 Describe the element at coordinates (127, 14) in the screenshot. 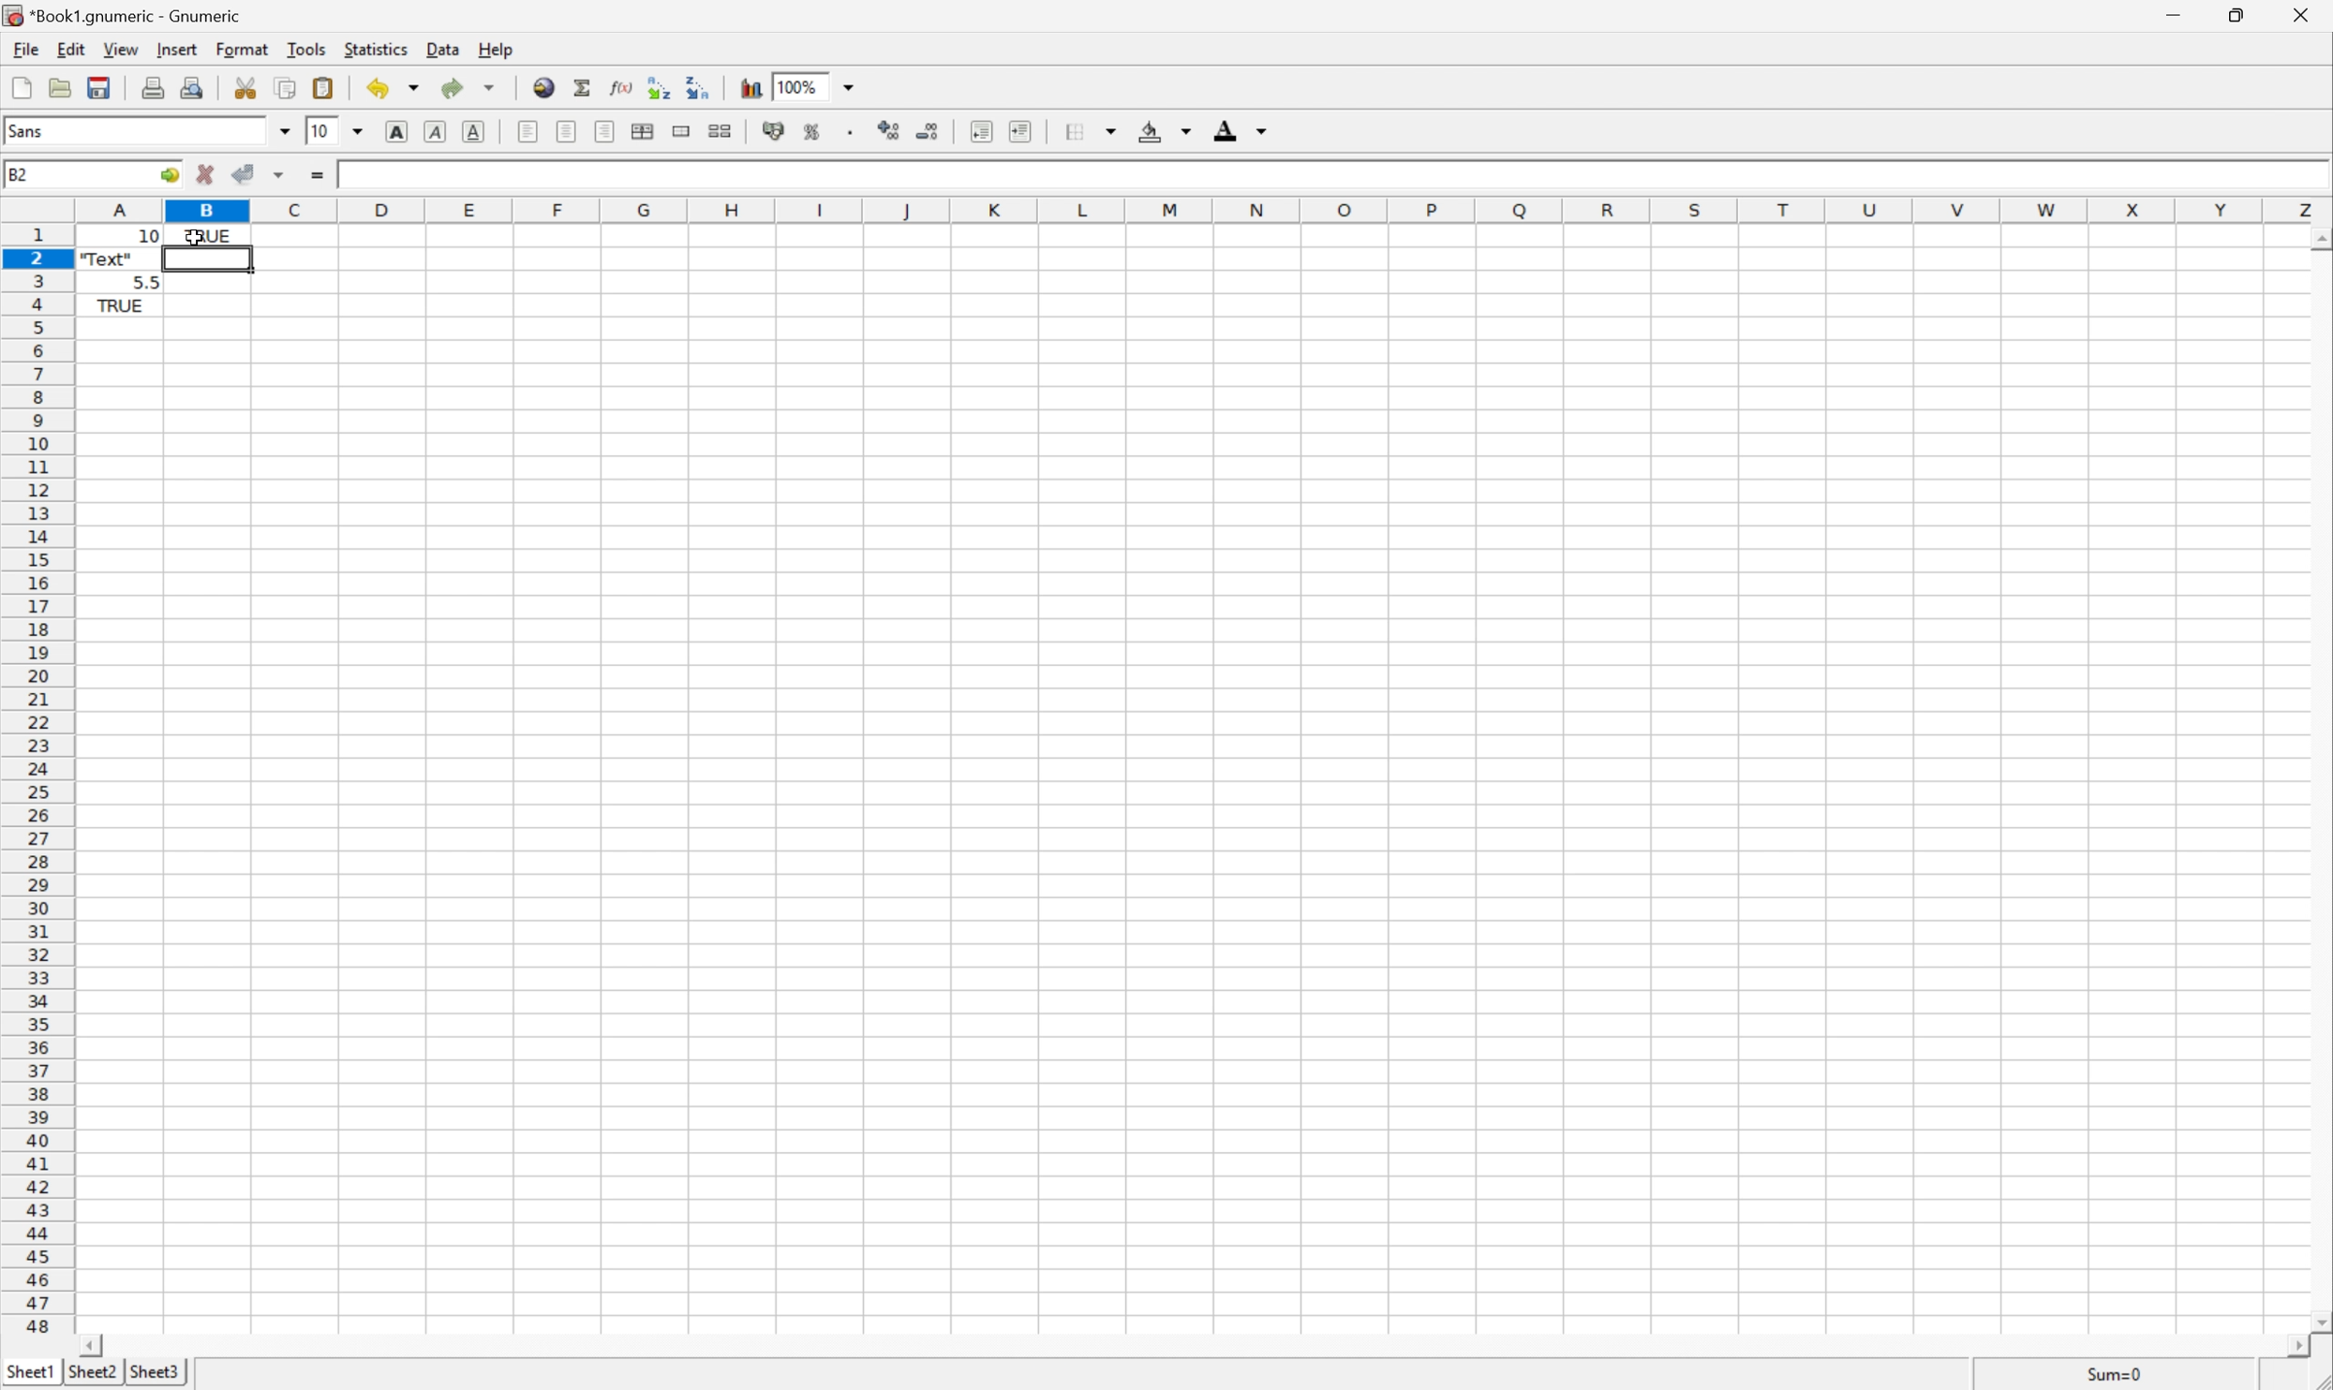

I see `*Book1.gnumeric - Gnumeric` at that location.